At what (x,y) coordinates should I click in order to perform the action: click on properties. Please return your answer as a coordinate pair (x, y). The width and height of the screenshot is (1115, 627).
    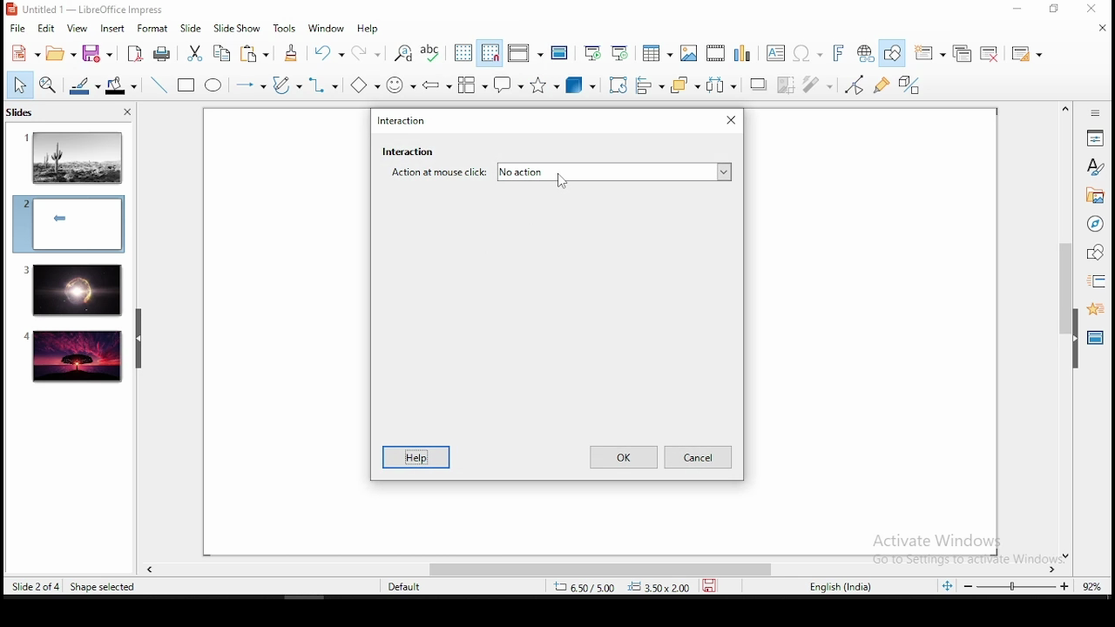
    Looking at the image, I should click on (1095, 137).